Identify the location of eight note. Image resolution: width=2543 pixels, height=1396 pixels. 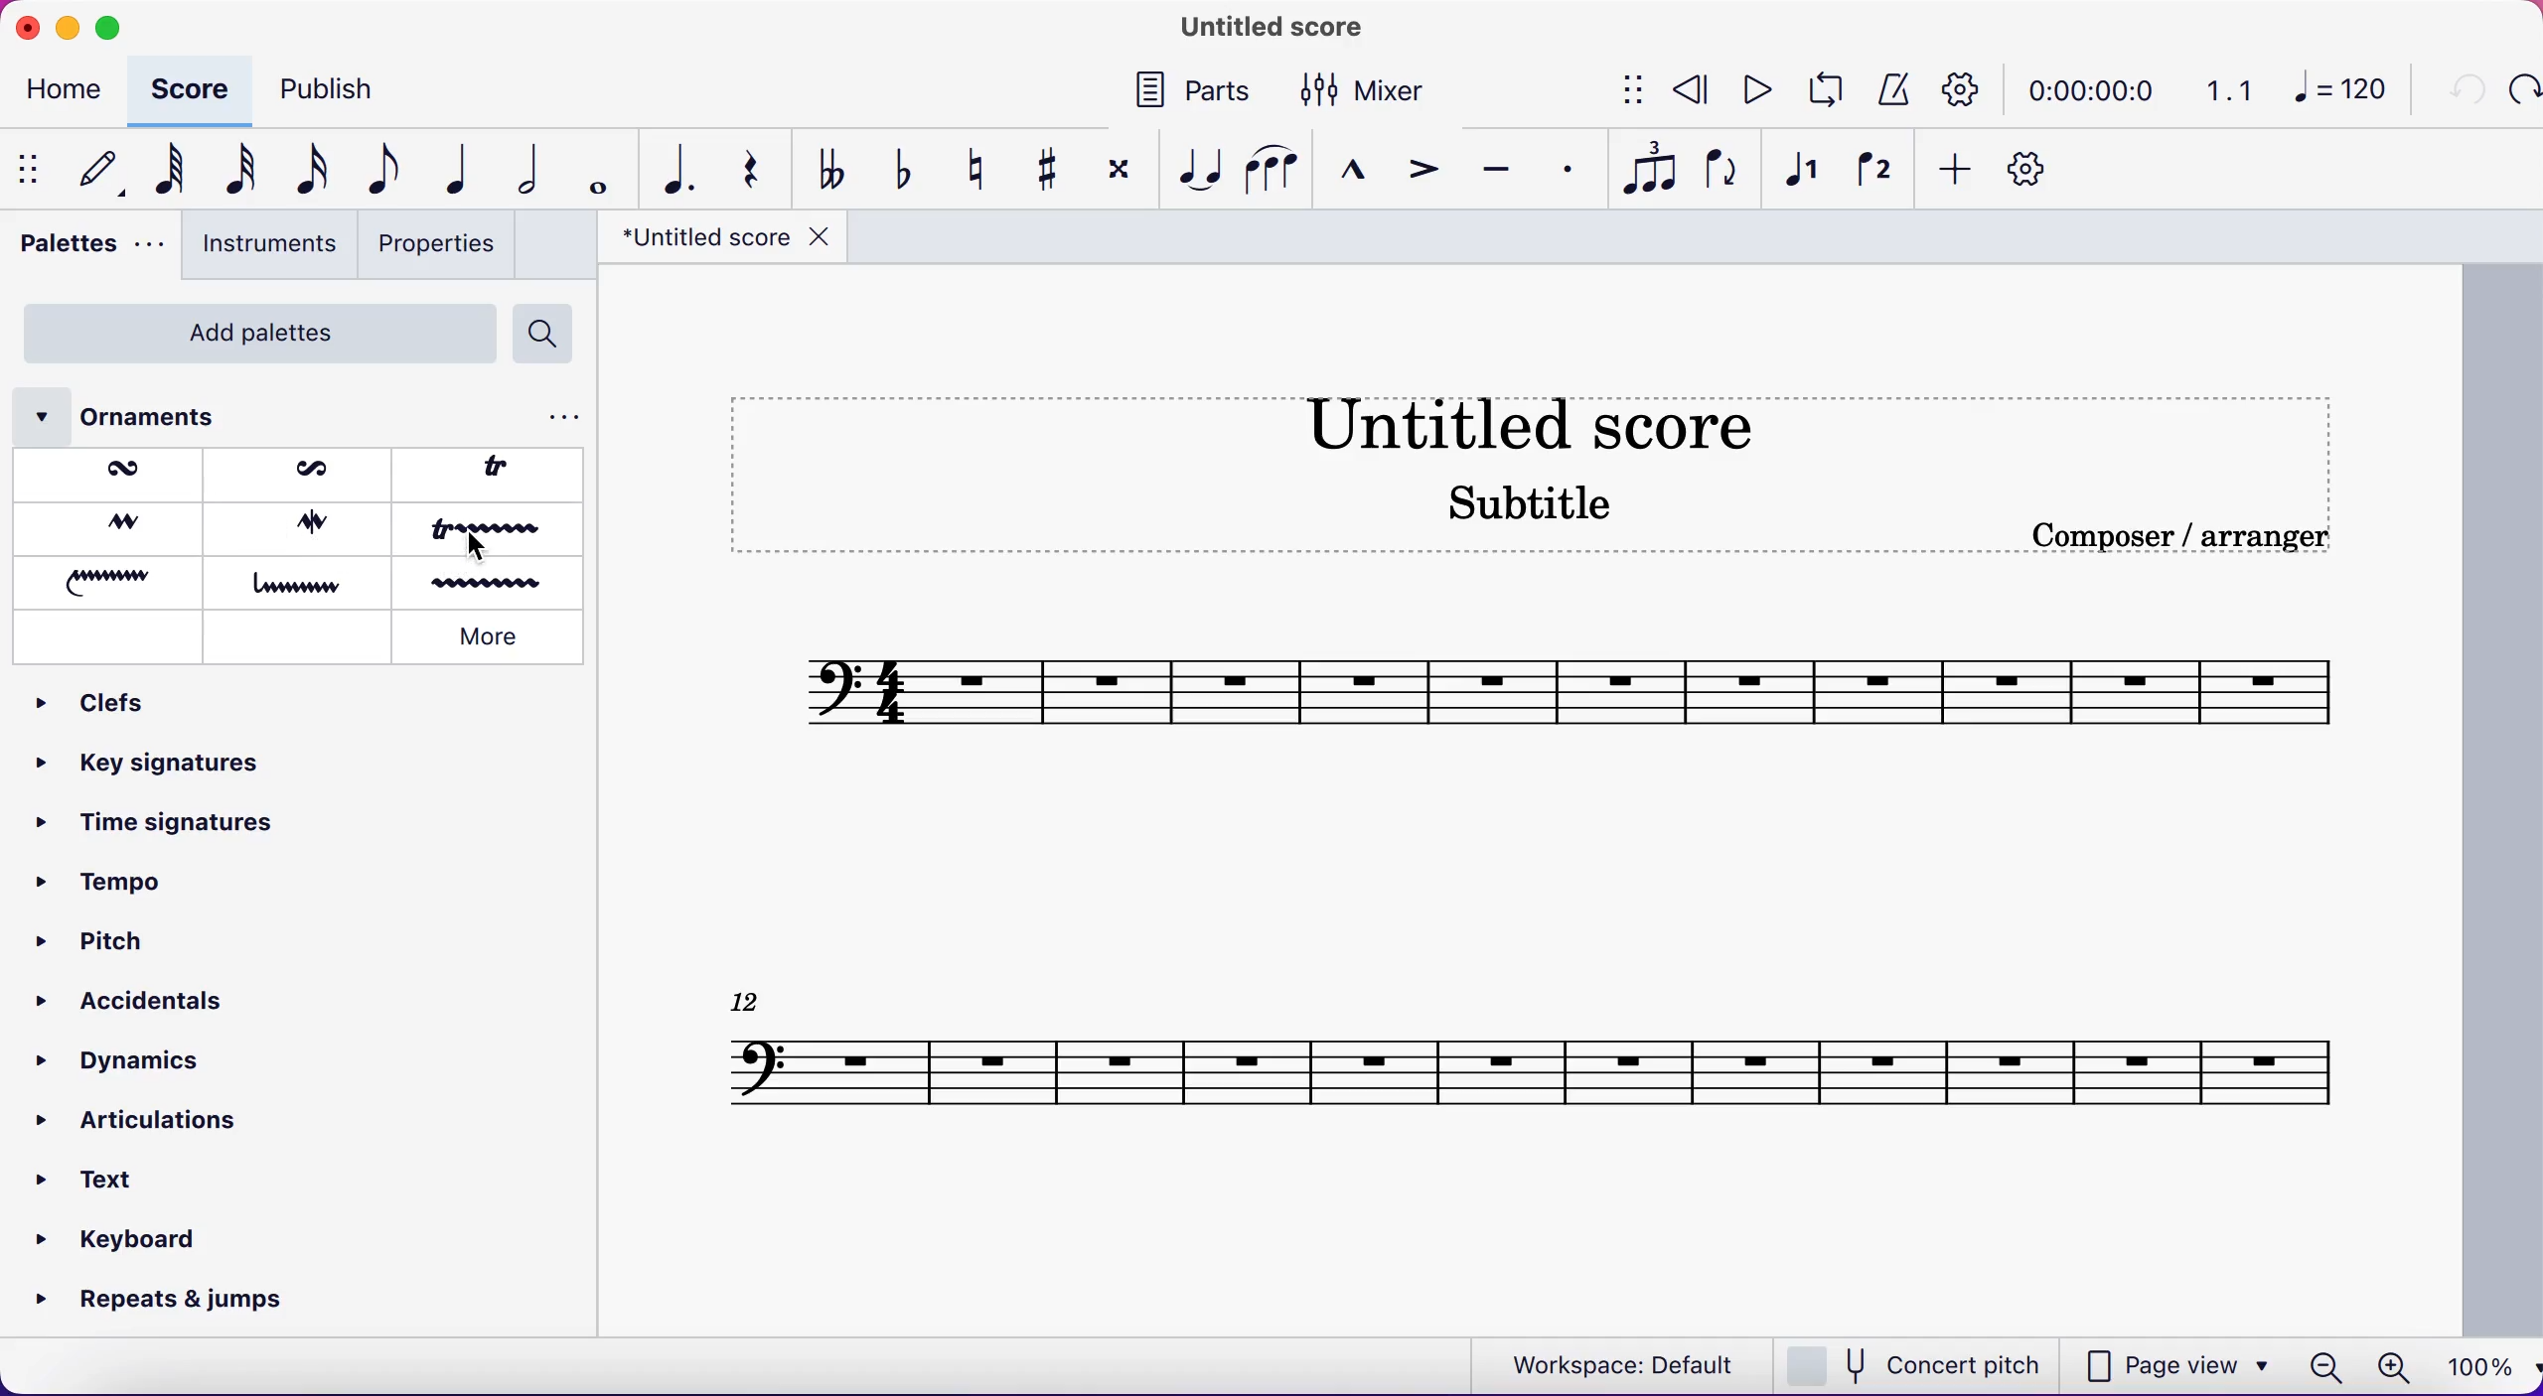
(381, 173).